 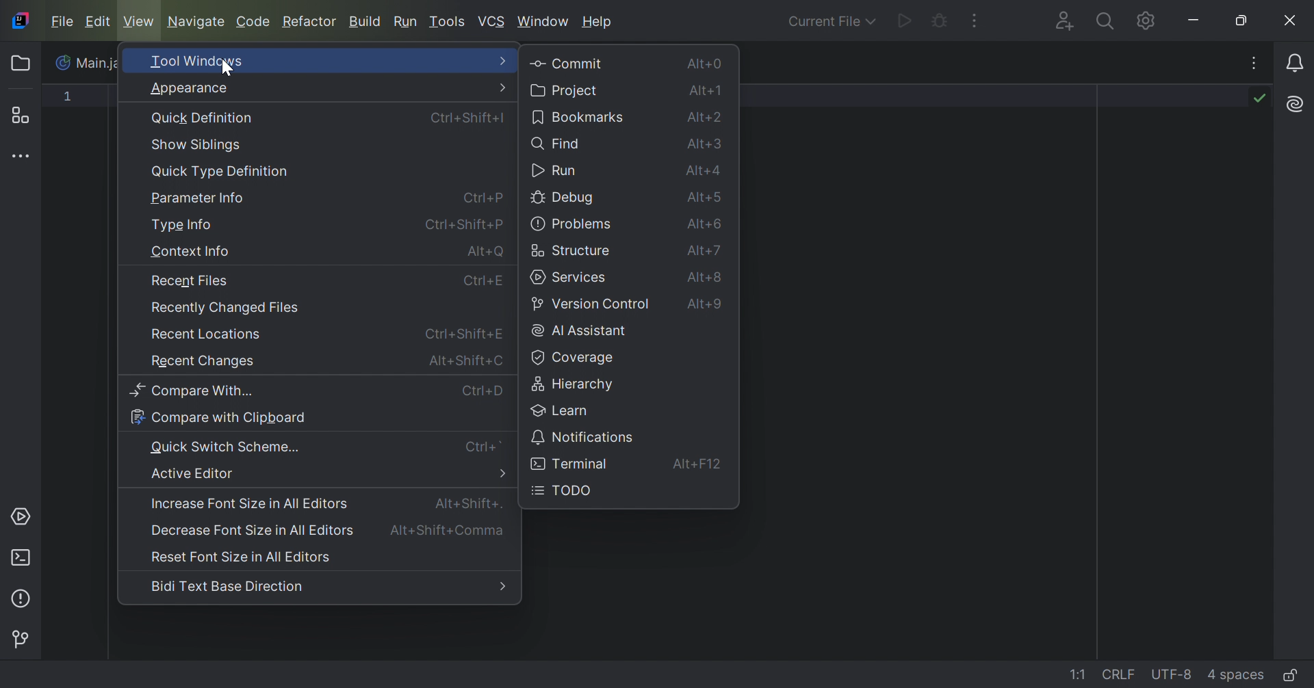 What do you see at coordinates (702, 64) in the screenshot?
I see `Alt+0` at bounding box center [702, 64].